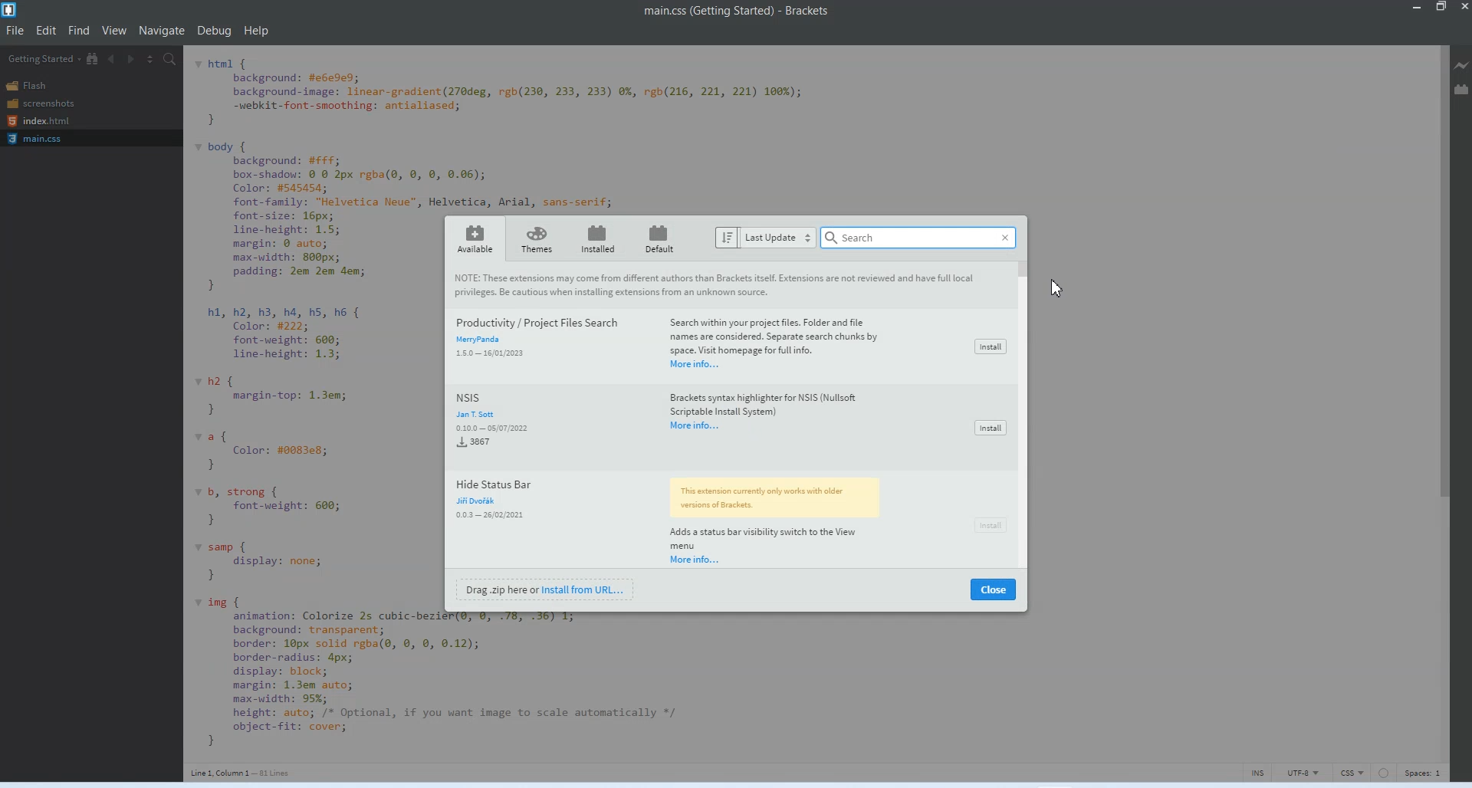  What do you see at coordinates (514, 130) in the screenshot?
I see `code` at bounding box center [514, 130].